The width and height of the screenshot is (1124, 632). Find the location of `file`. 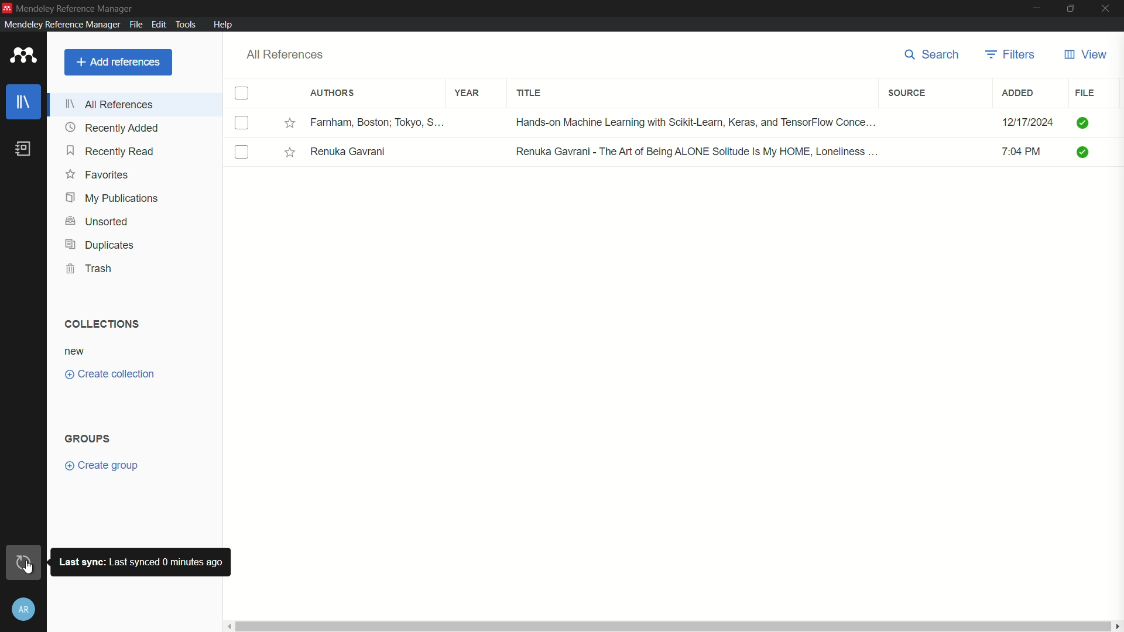

file is located at coordinates (1085, 94).